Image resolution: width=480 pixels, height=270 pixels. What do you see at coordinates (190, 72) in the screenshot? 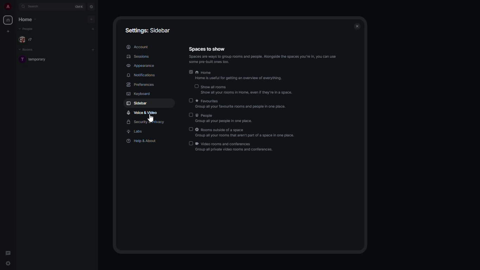
I see `enabled` at bounding box center [190, 72].